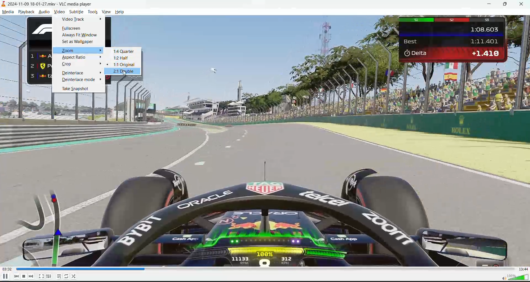  Describe the element at coordinates (123, 50) in the screenshot. I see `1:4 quarter` at that location.